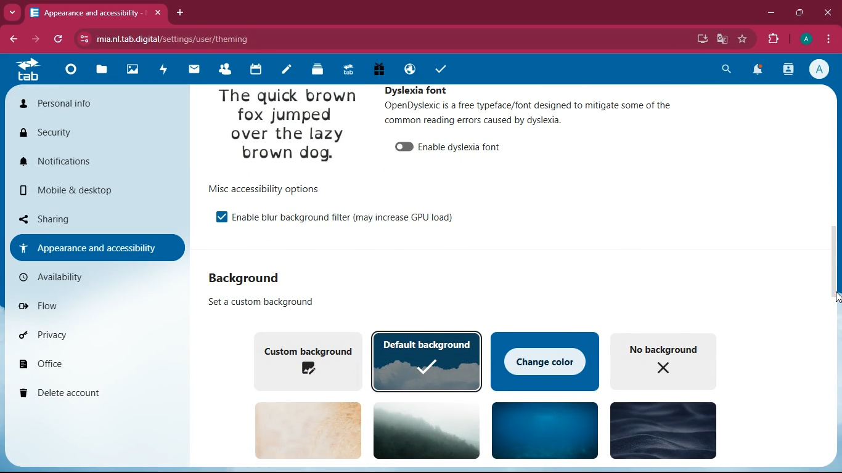 This screenshot has height=473, width=842. Describe the element at coordinates (790, 69) in the screenshot. I see `activity` at that location.